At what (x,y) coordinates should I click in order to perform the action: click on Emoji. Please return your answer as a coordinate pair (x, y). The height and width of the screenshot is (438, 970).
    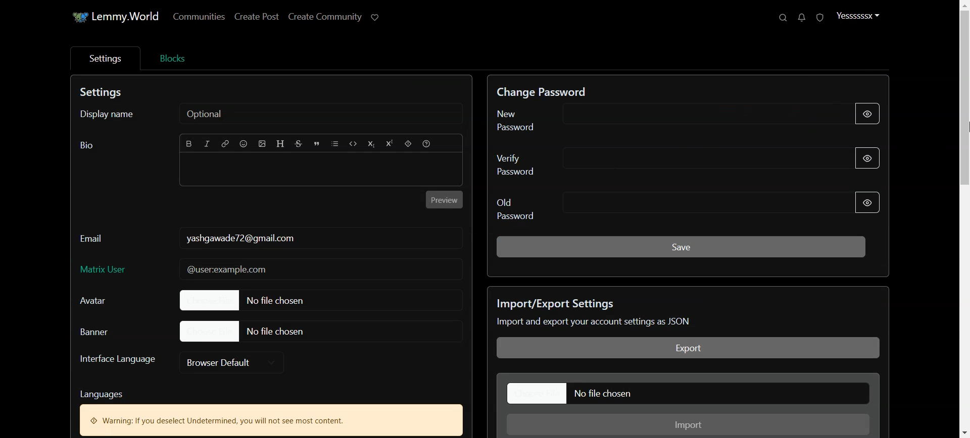
    Looking at the image, I should click on (244, 144).